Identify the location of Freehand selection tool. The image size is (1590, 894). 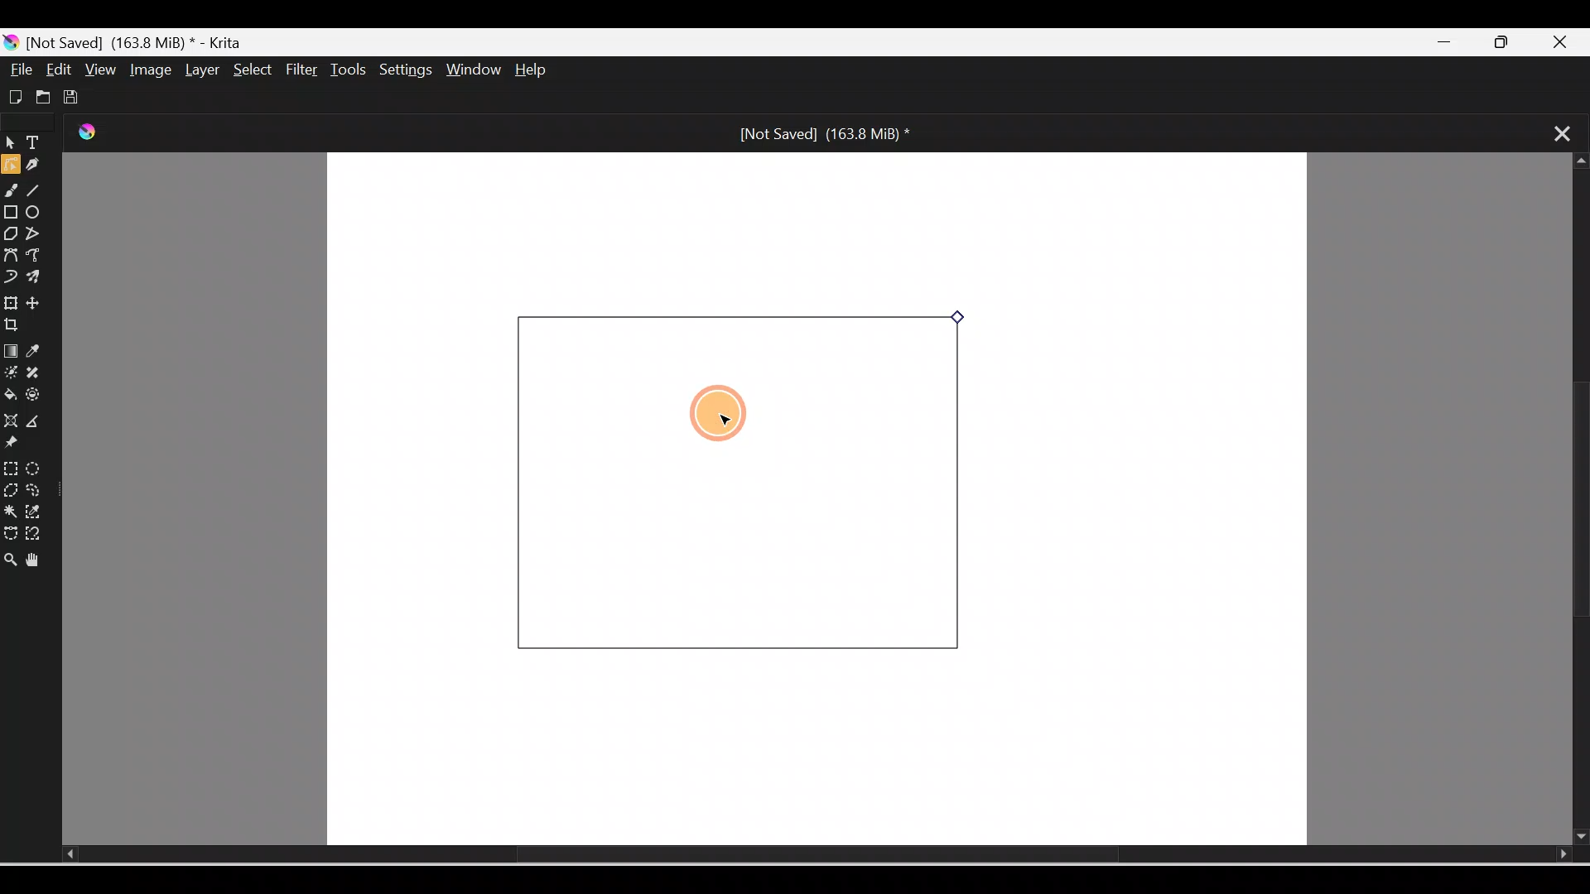
(38, 490).